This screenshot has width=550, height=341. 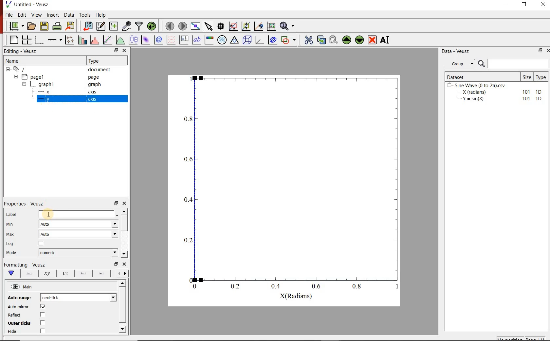 What do you see at coordinates (78, 234) in the screenshot?
I see `Auto` at bounding box center [78, 234].